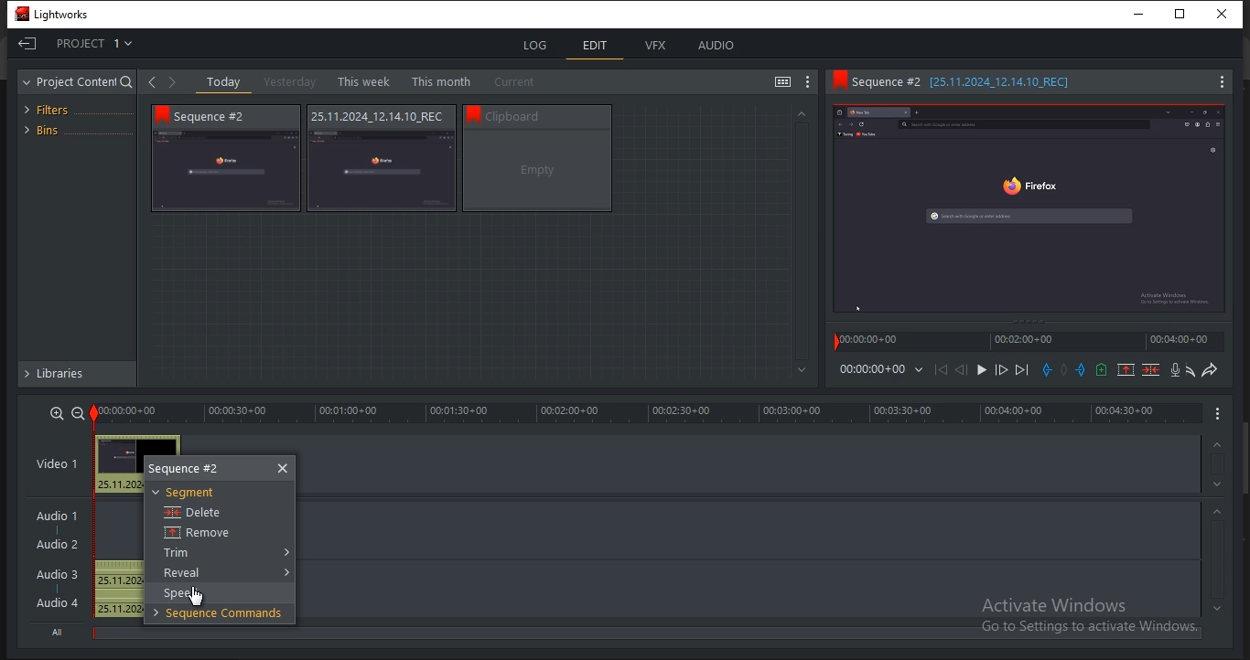 The height and width of the screenshot is (660, 1250). I want to click on Audio 3, so click(56, 575).